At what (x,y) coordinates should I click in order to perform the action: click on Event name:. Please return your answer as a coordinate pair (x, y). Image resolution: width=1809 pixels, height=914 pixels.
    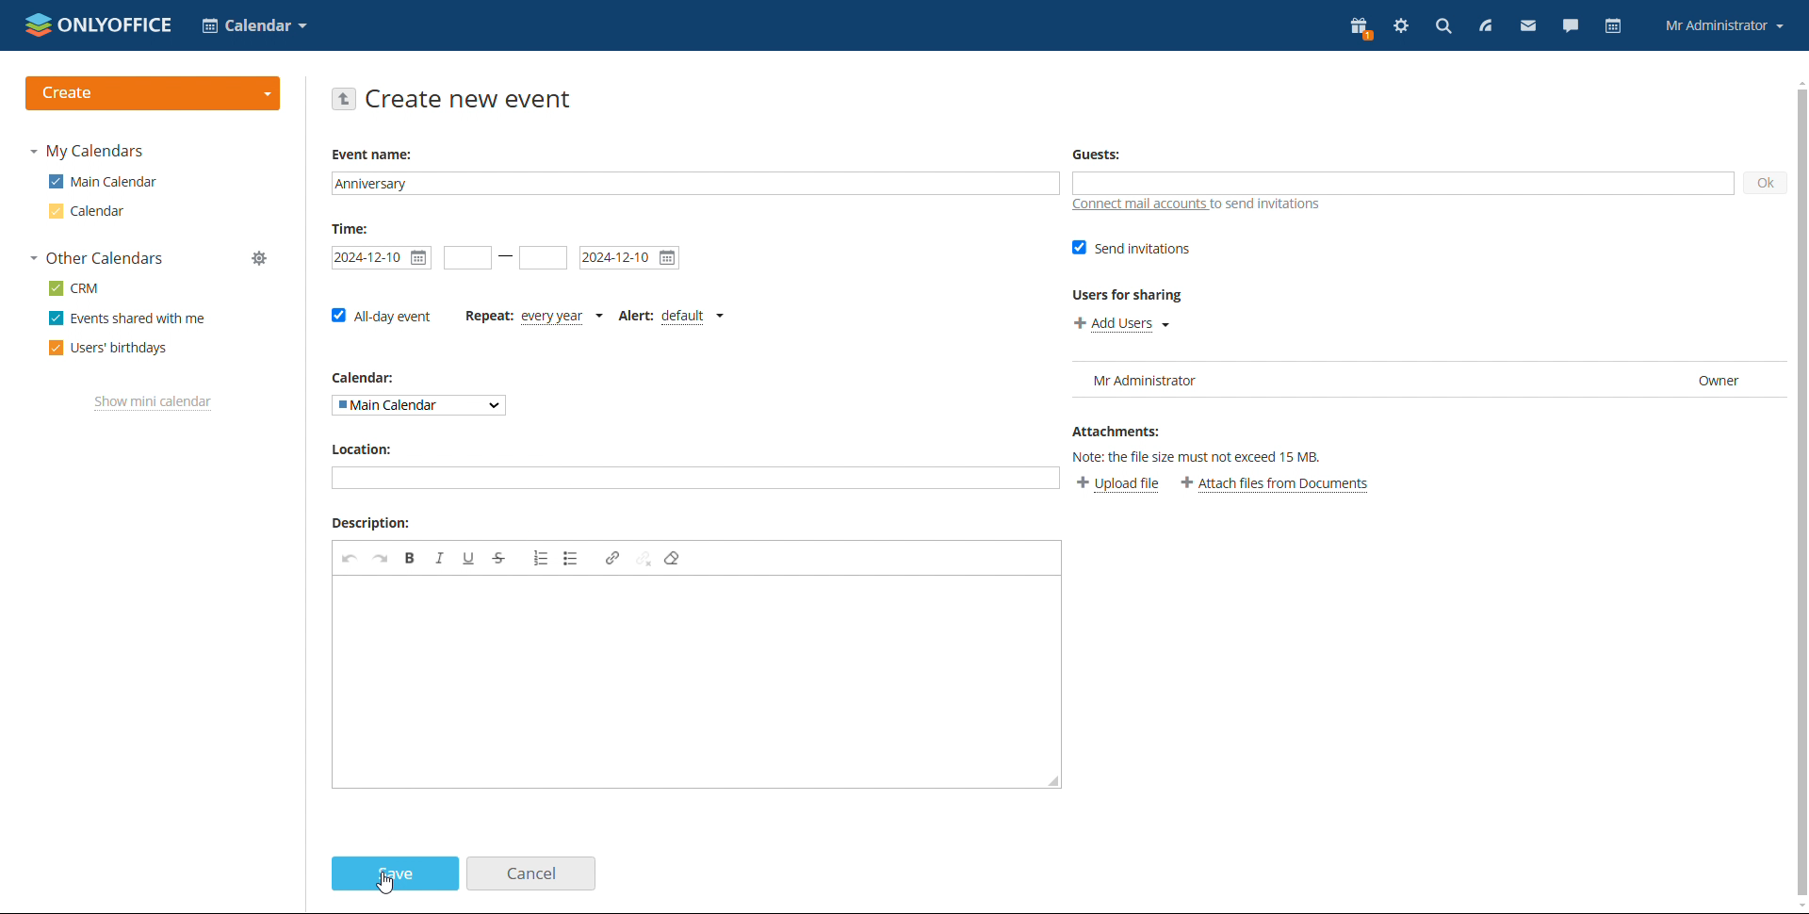
    Looking at the image, I should click on (369, 154).